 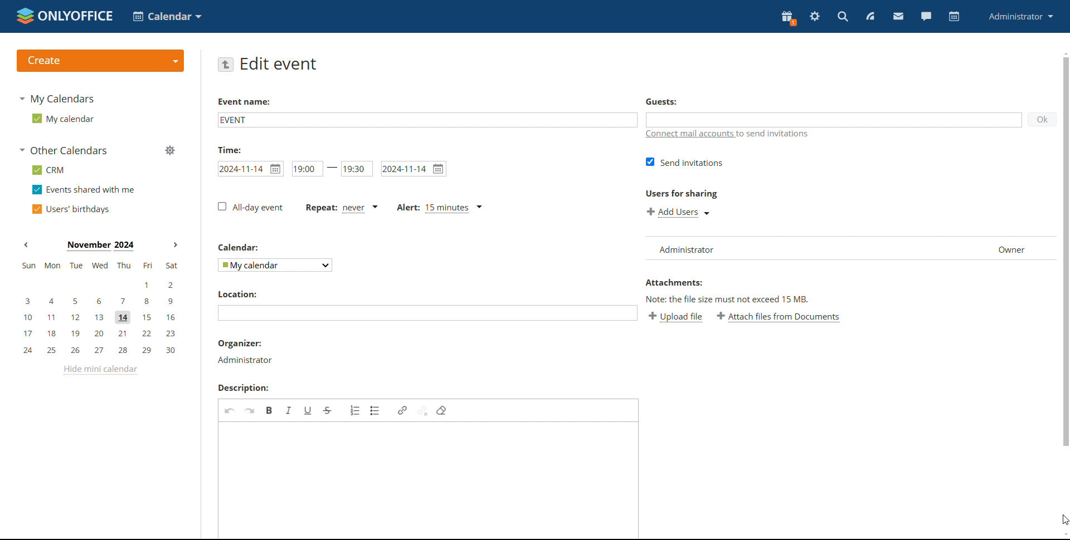 What do you see at coordinates (64, 16) in the screenshot?
I see `logo` at bounding box center [64, 16].